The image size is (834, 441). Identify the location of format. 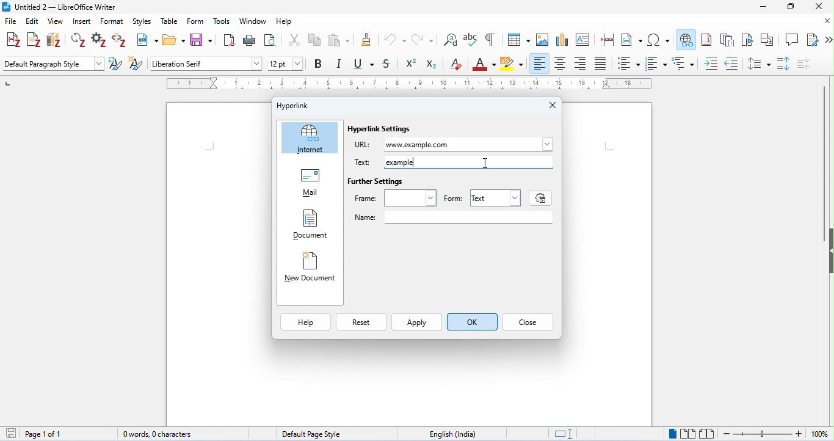
(113, 21).